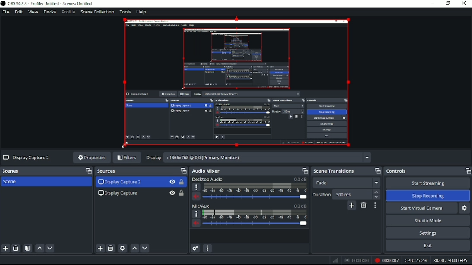 Image resolution: width=472 pixels, height=265 pixels. Describe the element at coordinates (357, 260) in the screenshot. I see `00:00:00` at that location.